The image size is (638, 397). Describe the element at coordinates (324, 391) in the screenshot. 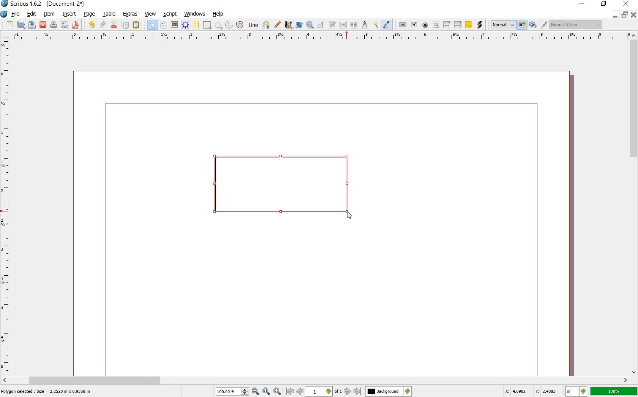

I see `select current page` at that location.